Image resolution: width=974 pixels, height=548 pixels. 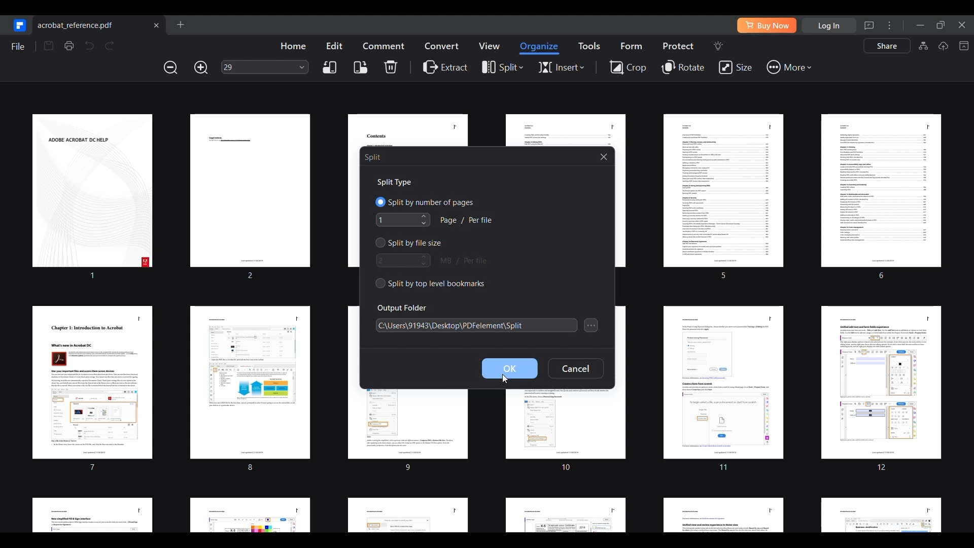 I want to click on Right rotate, so click(x=361, y=67).